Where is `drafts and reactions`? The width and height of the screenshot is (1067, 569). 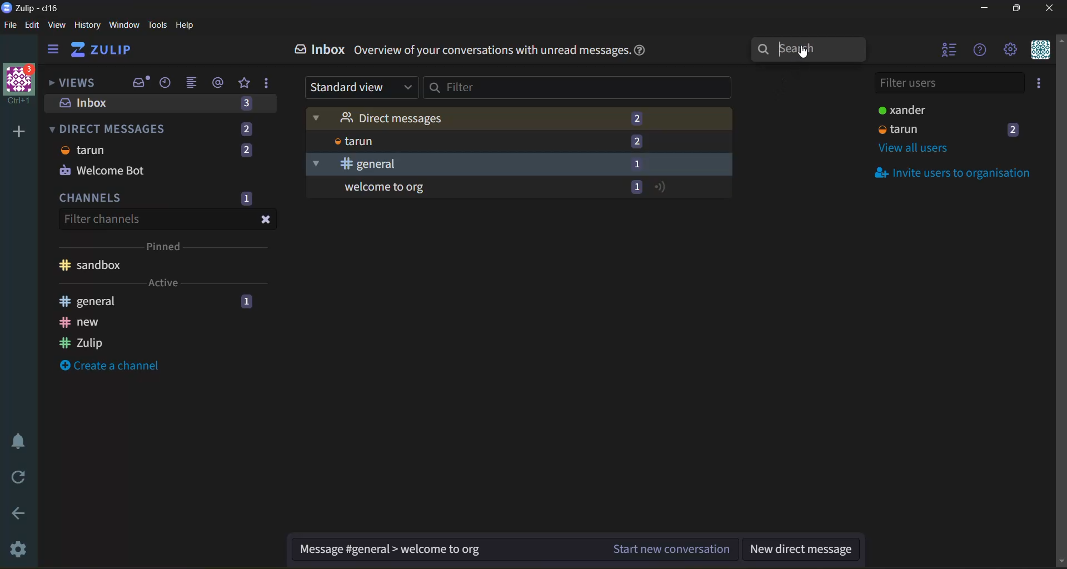
drafts and reactions is located at coordinates (267, 84).